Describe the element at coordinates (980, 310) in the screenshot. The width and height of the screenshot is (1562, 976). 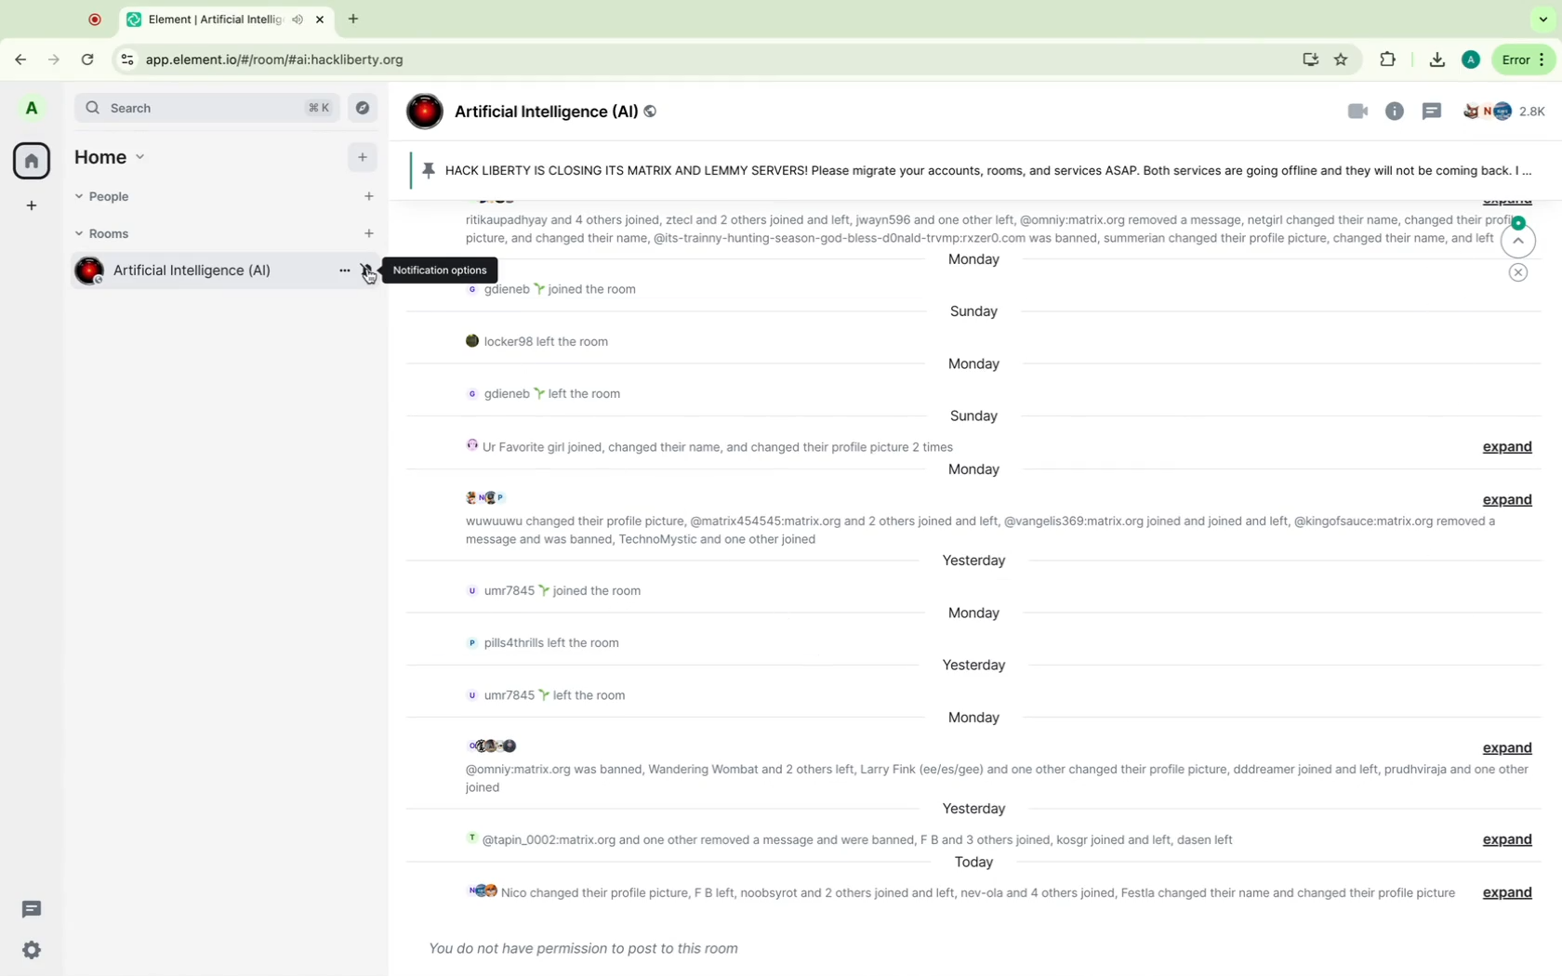
I see `day` at that location.